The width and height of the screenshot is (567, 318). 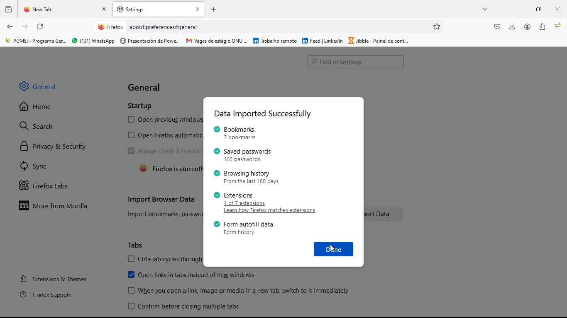 I want to click on When you open a link image or media in a new tab, switch to it immediately, so click(x=240, y=291).